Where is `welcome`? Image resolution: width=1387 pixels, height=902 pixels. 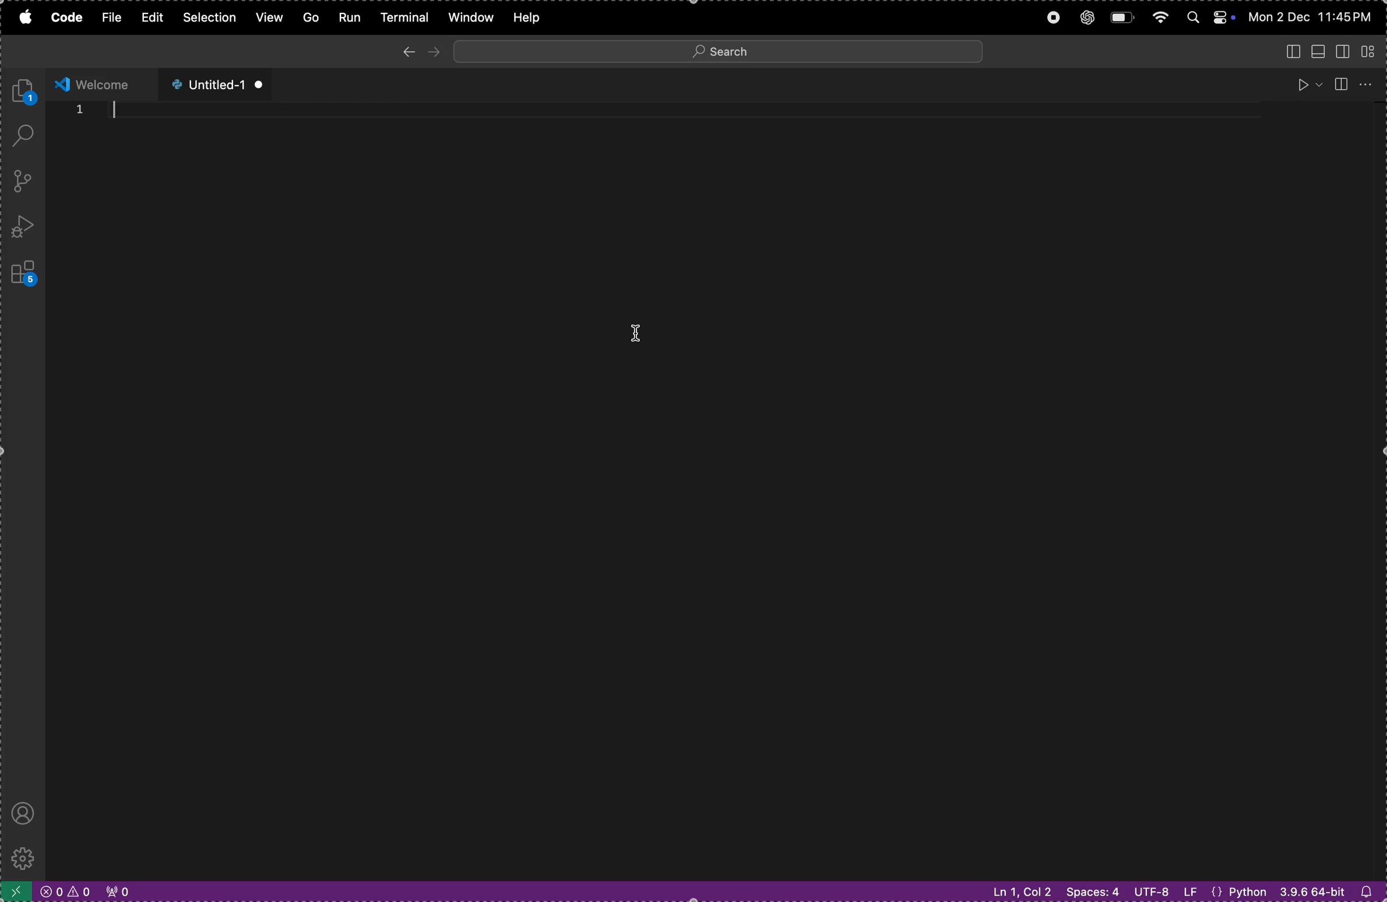
welcome is located at coordinates (100, 83).